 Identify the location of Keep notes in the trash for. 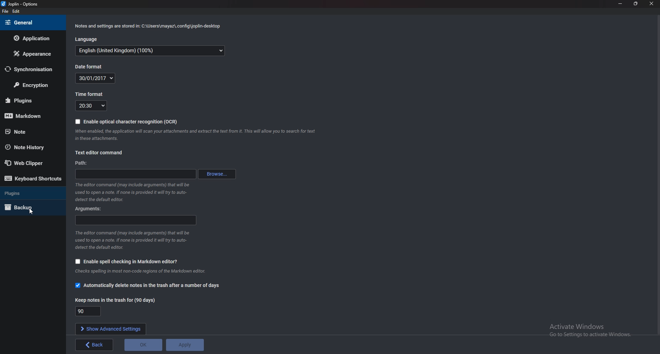
(114, 301).